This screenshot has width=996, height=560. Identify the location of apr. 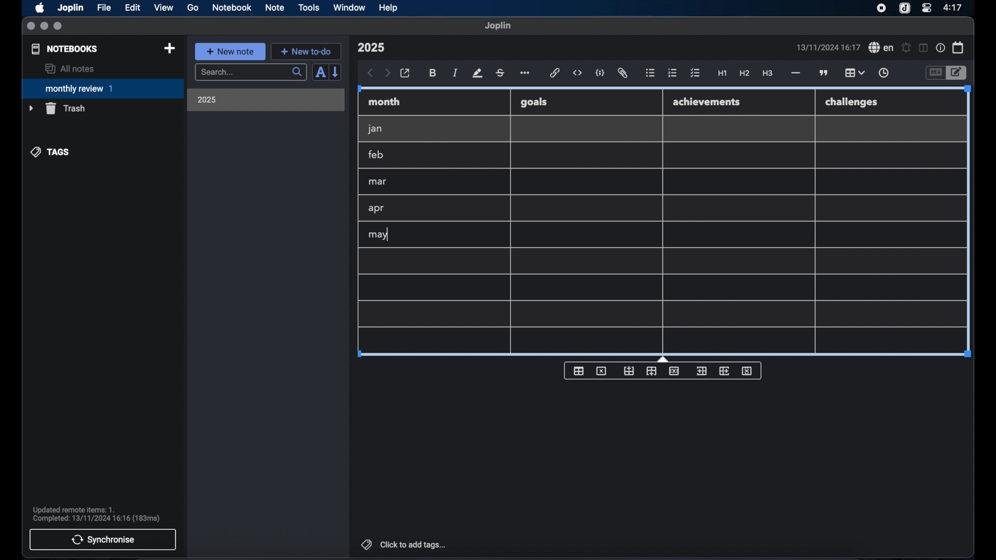
(377, 208).